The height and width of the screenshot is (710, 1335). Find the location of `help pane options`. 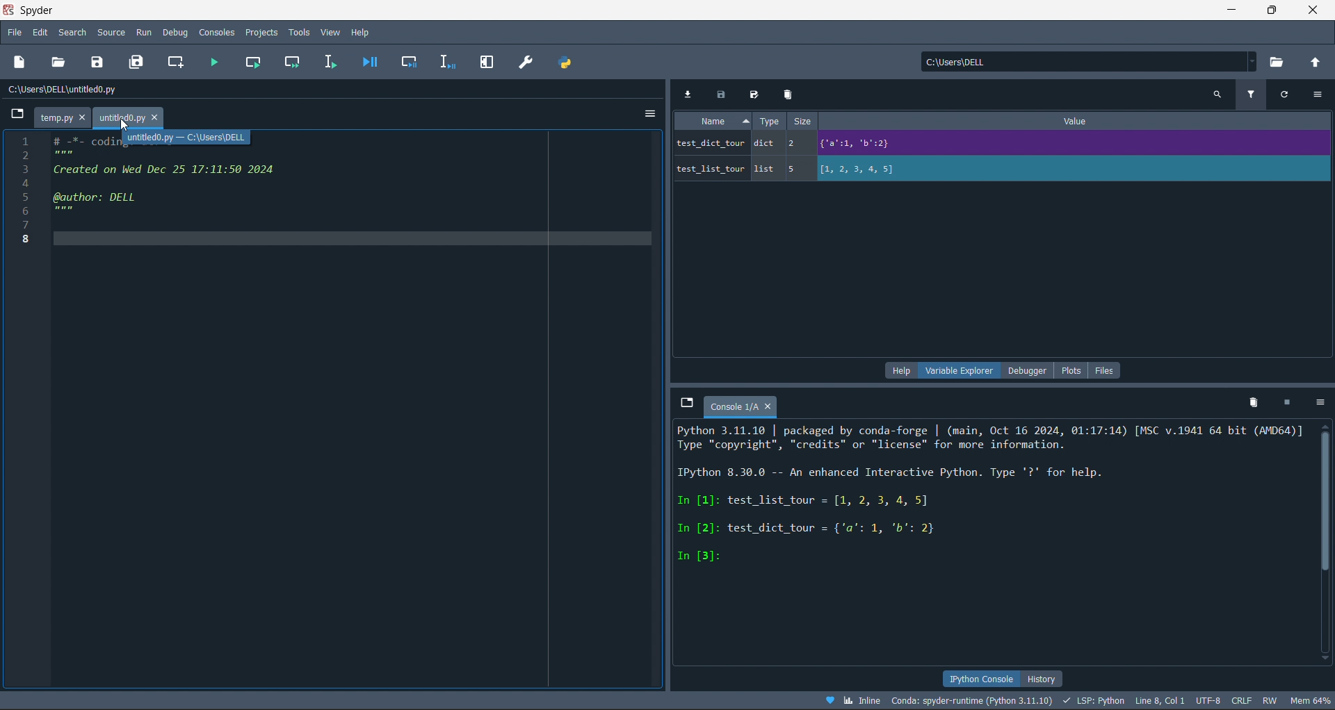

help pane options is located at coordinates (898, 372).